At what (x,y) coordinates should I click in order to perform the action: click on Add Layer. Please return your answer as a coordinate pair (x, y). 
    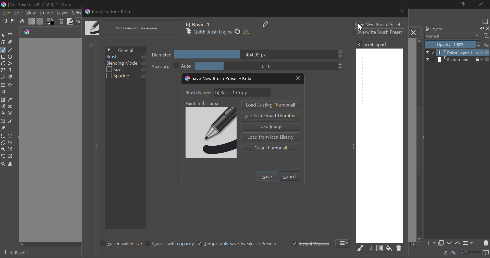
    Looking at the image, I should click on (430, 243).